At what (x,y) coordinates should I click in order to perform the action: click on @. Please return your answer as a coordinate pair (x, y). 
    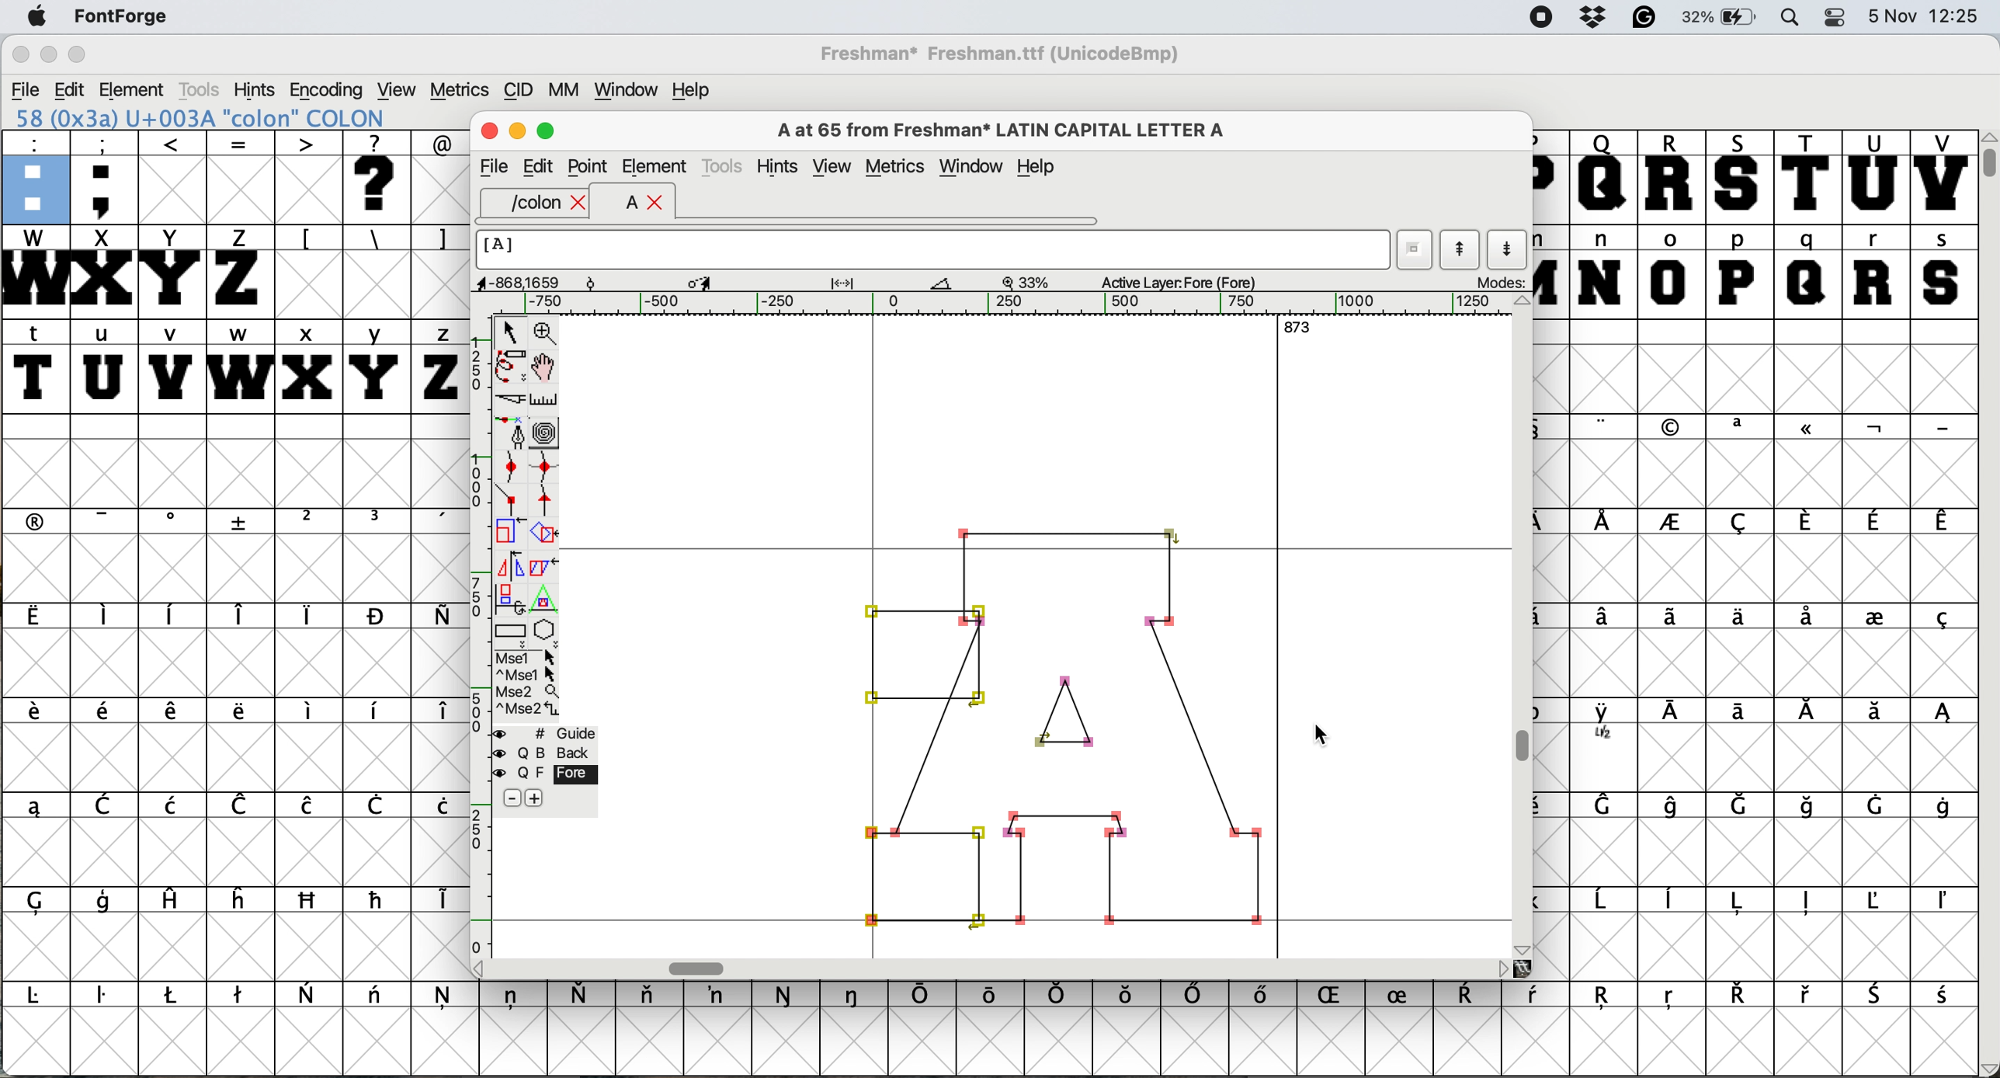
    Looking at the image, I should click on (439, 141).